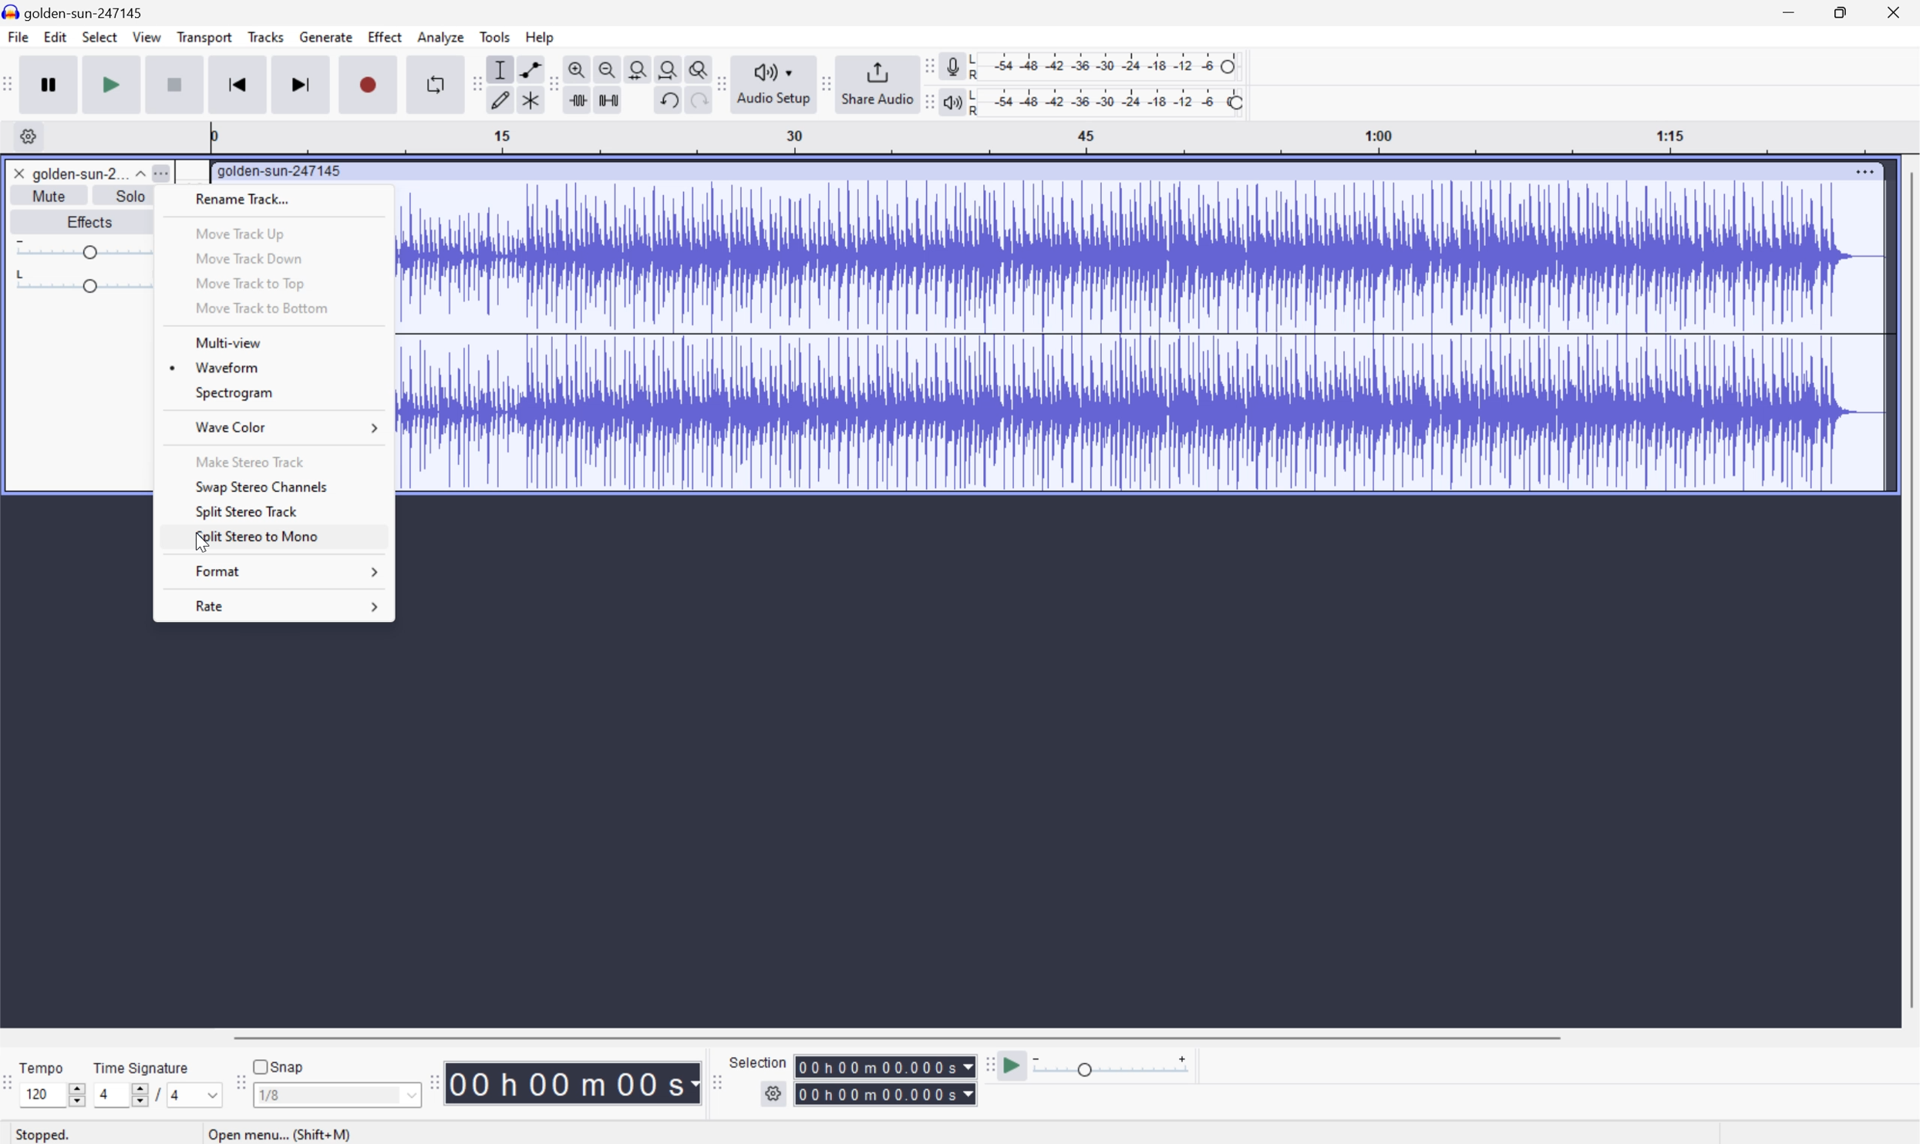 Image resolution: width=1920 pixels, height=1144 pixels. I want to click on Split Stereo to mono, so click(254, 536).